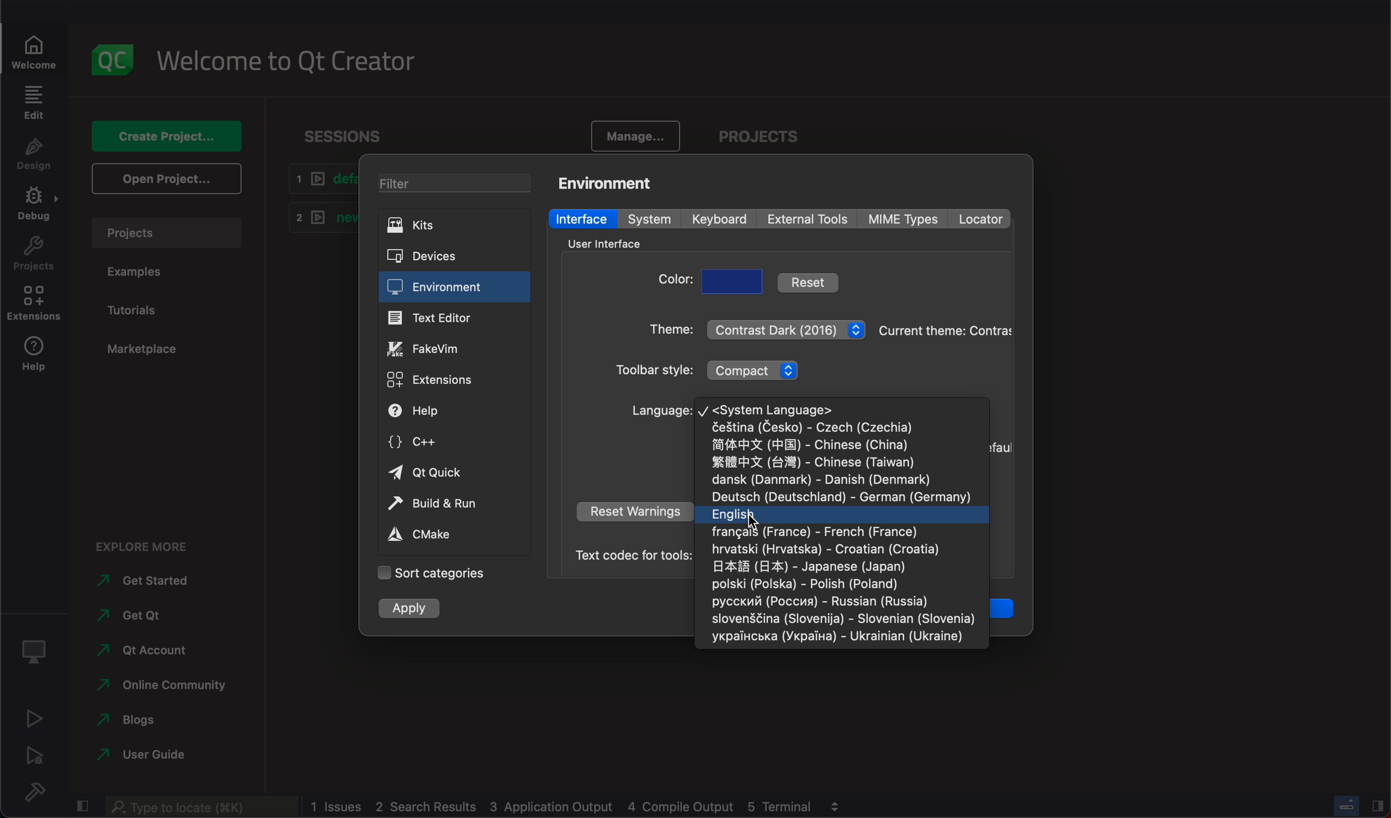 The image size is (1391, 818). I want to click on logs, so click(563, 806).